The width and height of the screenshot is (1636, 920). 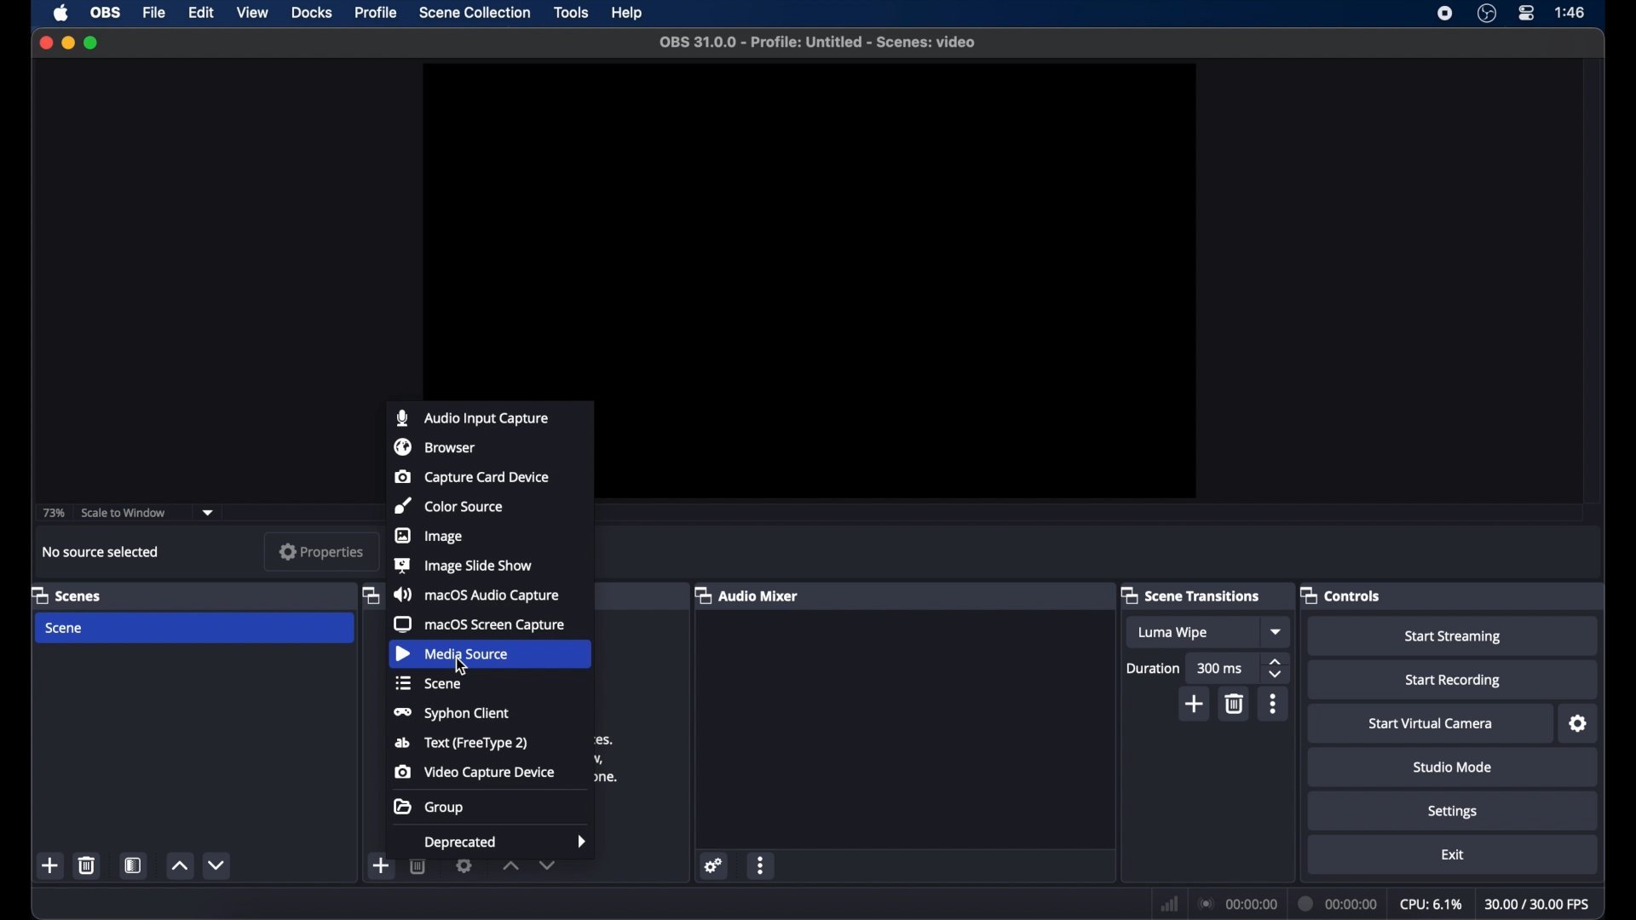 I want to click on close, so click(x=46, y=43).